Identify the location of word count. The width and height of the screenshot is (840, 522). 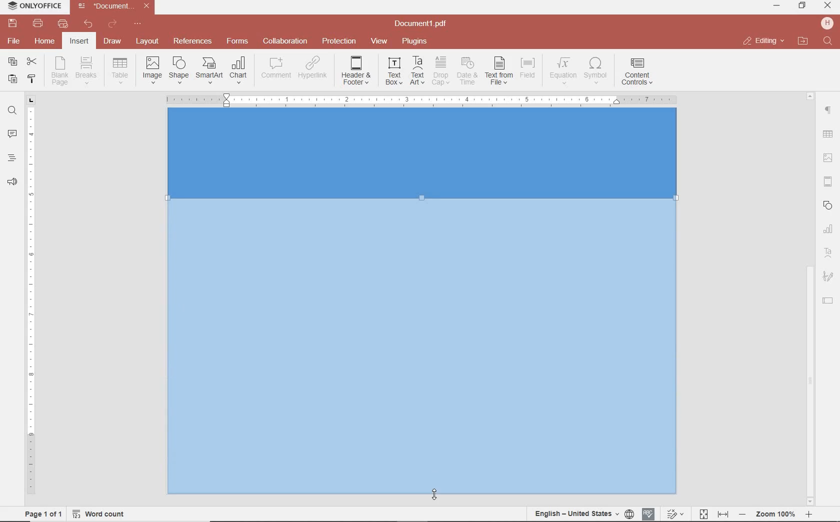
(102, 514).